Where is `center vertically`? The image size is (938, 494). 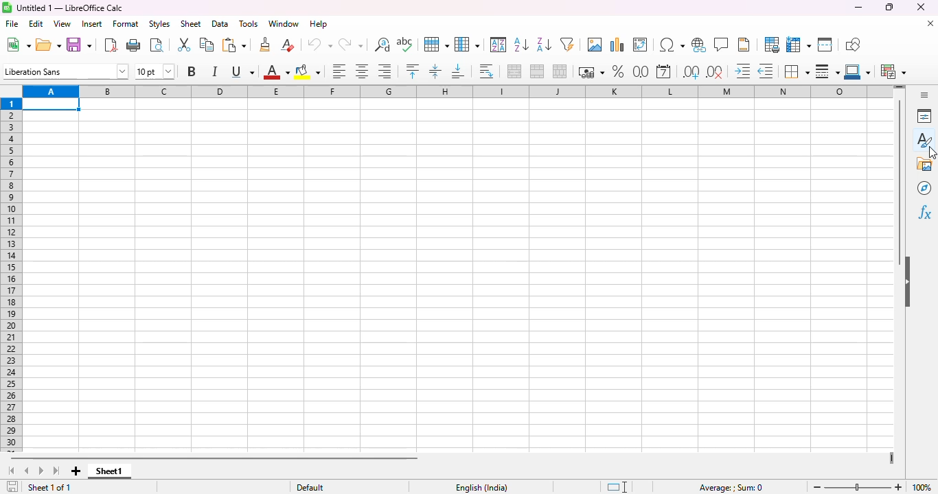 center vertically is located at coordinates (435, 71).